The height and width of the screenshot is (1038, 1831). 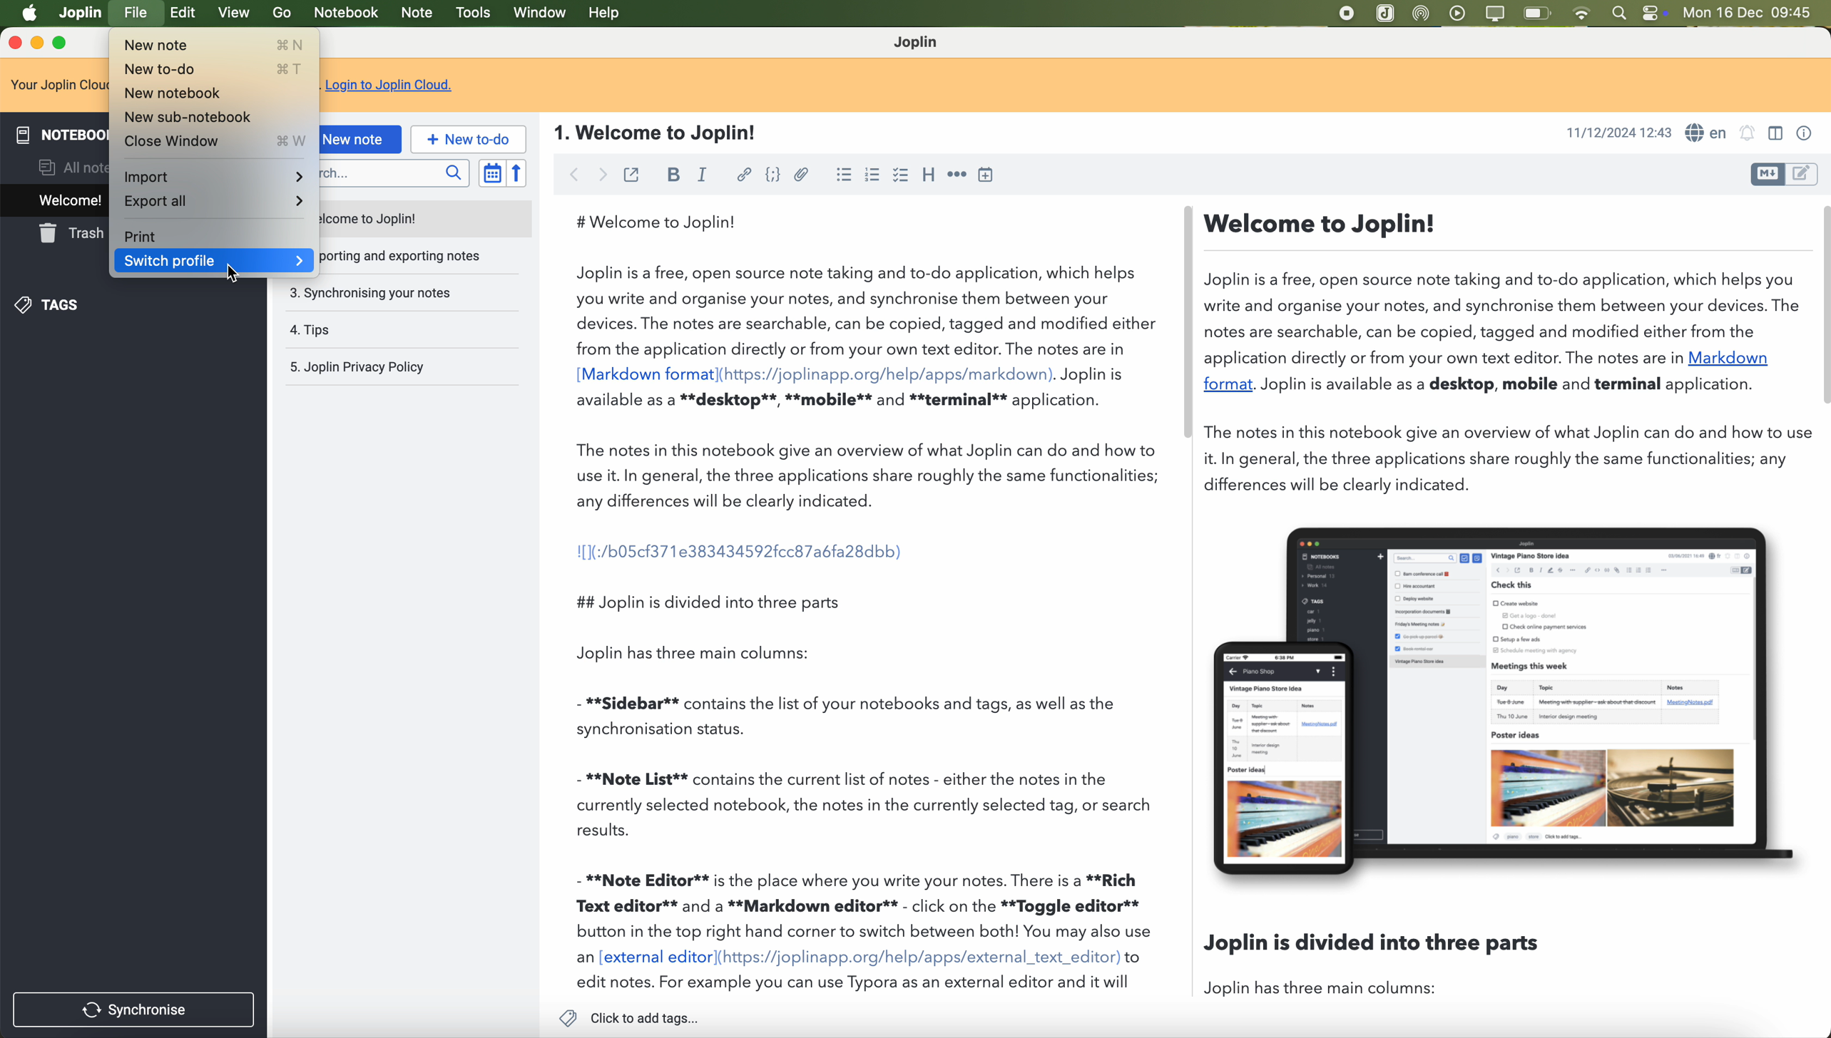 What do you see at coordinates (1806, 173) in the screenshot?
I see `toggle editors` at bounding box center [1806, 173].